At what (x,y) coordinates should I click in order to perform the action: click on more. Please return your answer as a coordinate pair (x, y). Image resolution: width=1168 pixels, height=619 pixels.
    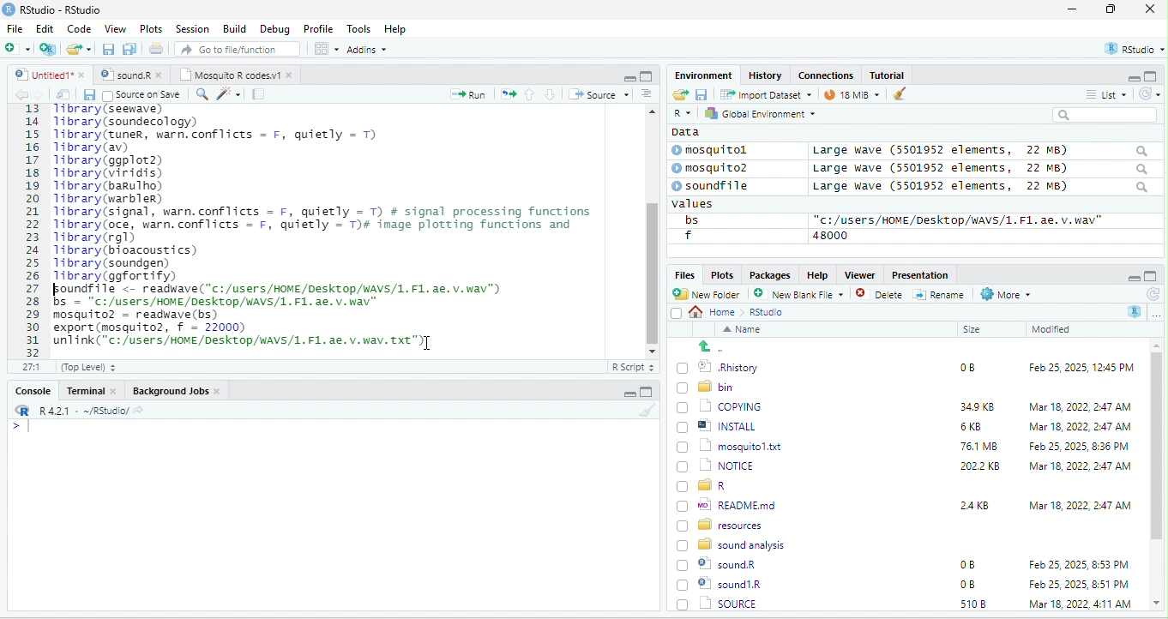
    Looking at the image, I should click on (1156, 314).